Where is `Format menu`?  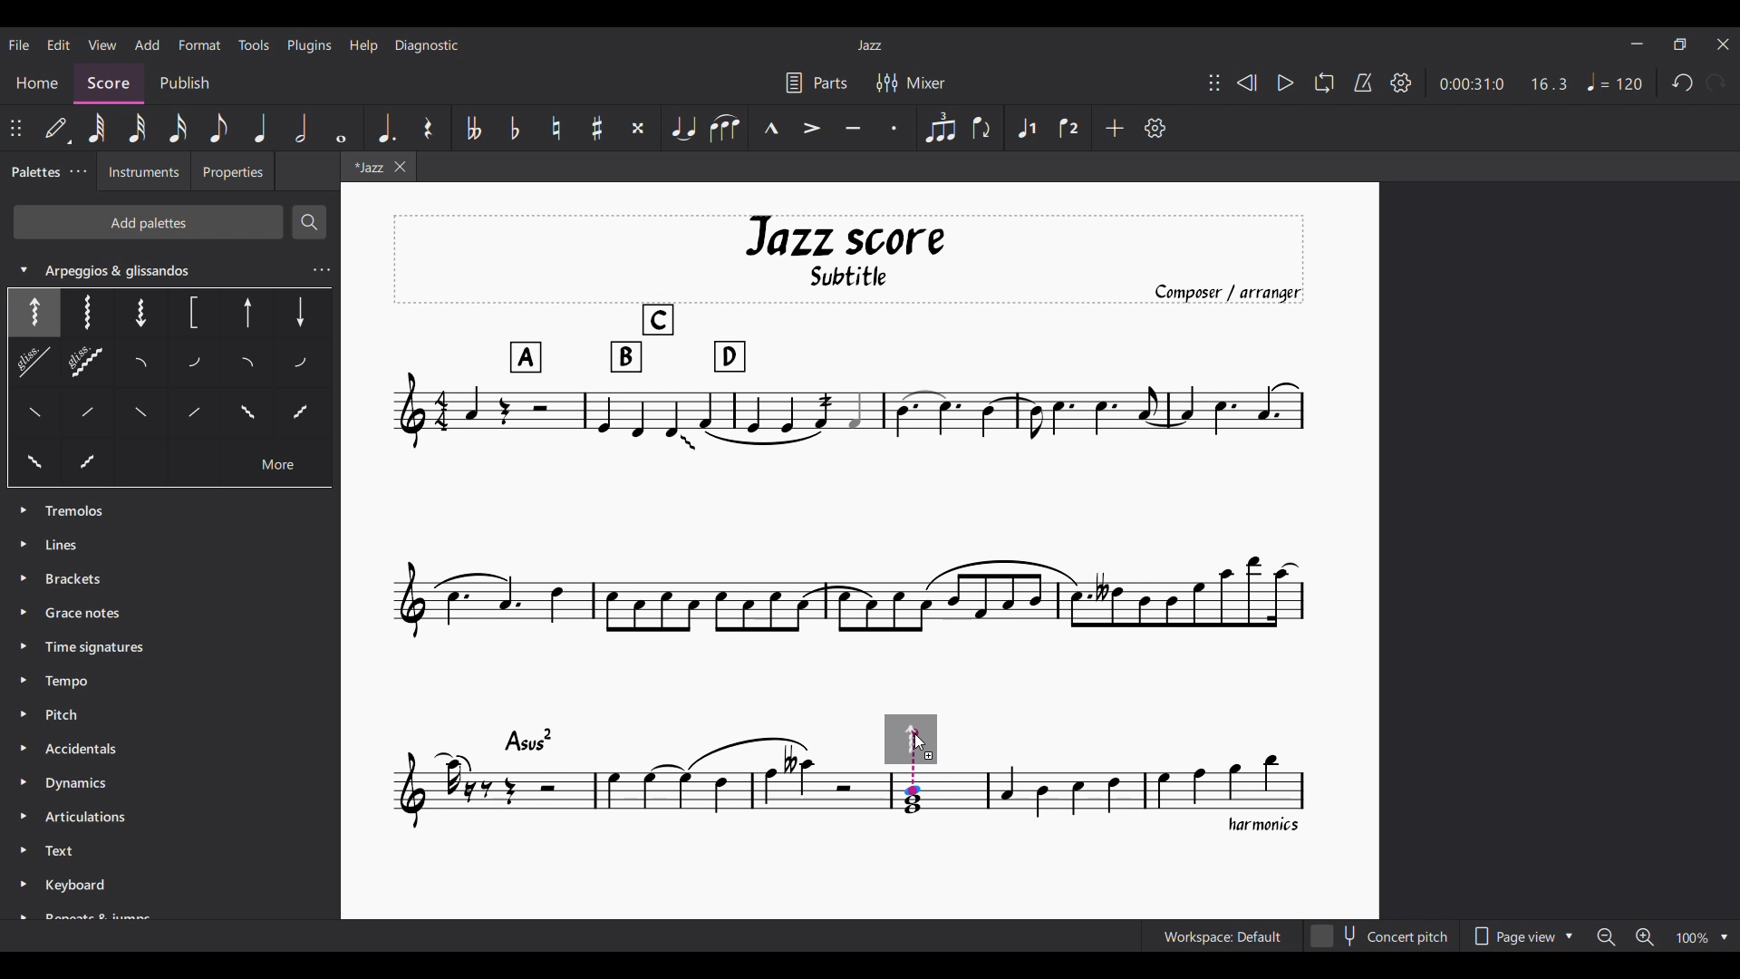
Format menu is located at coordinates (200, 44).